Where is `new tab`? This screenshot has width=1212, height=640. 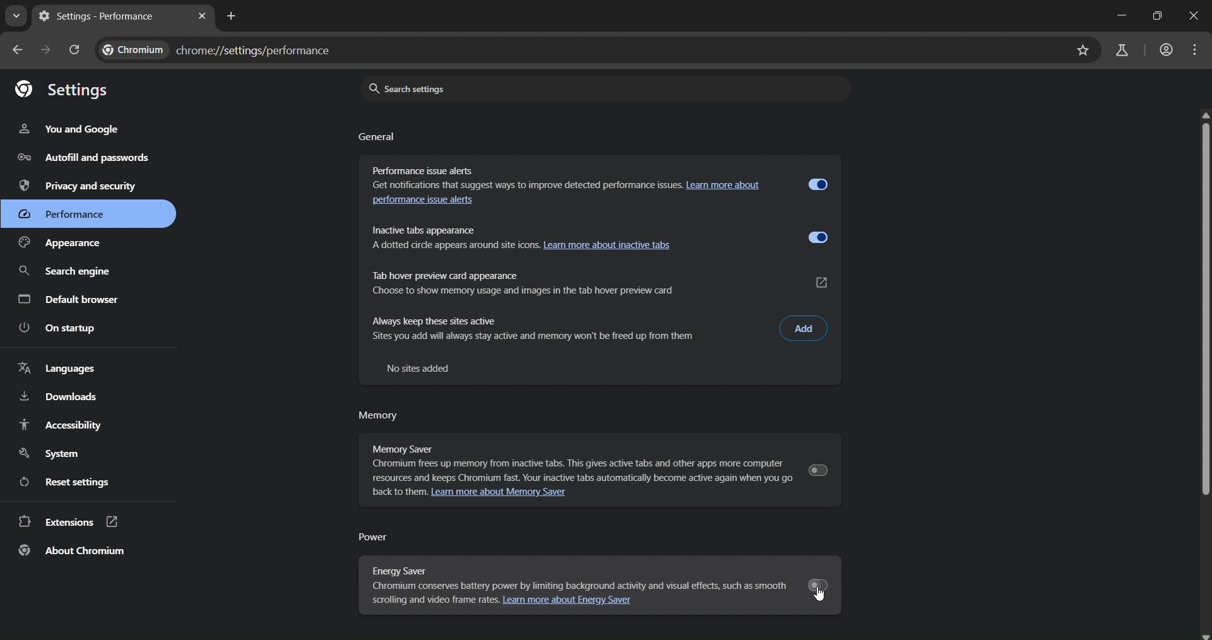 new tab is located at coordinates (233, 16).